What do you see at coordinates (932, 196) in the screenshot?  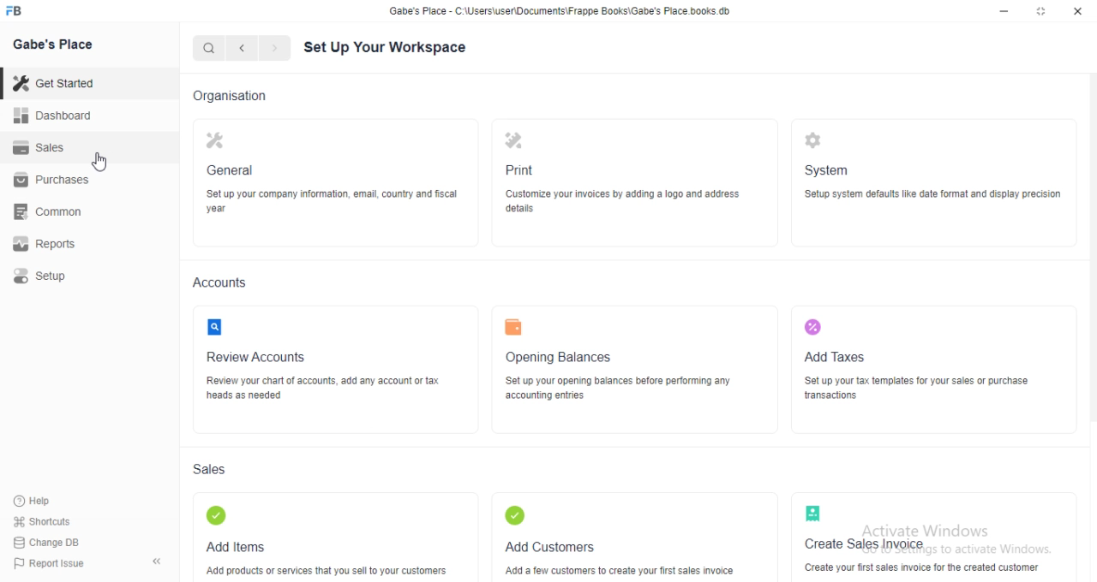 I see `‘Setup system defaults like Gate format and display precision` at bounding box center [932, 196].